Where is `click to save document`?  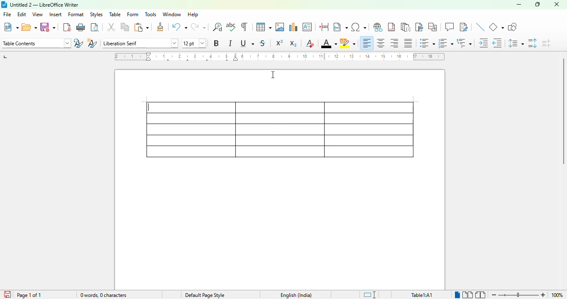 click to save document is located at coordinates (8, 294).